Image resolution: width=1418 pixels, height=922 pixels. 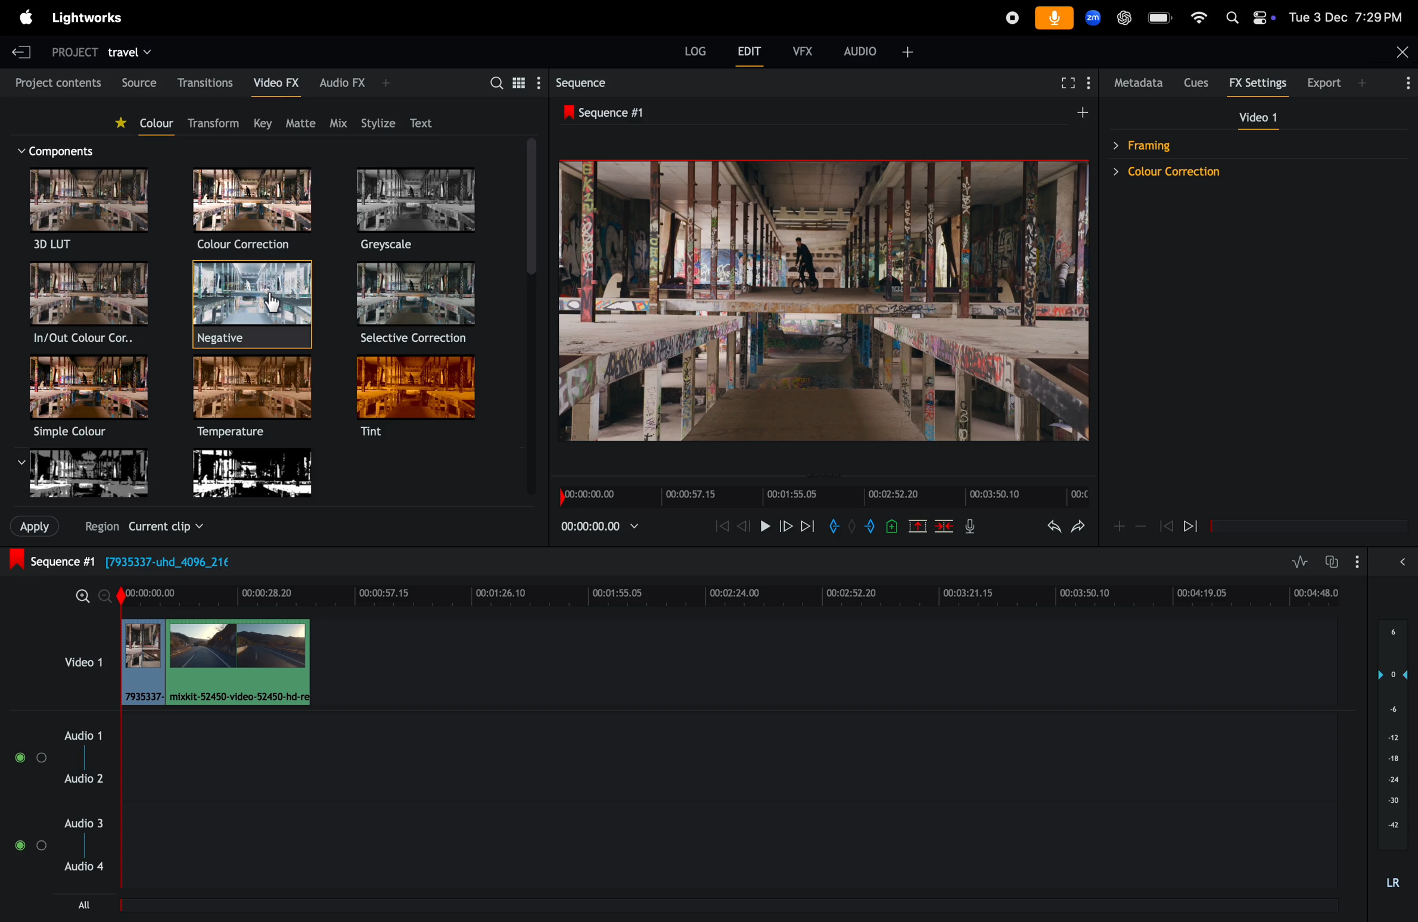 I want to click on simple color, so click(x=89, y=397).